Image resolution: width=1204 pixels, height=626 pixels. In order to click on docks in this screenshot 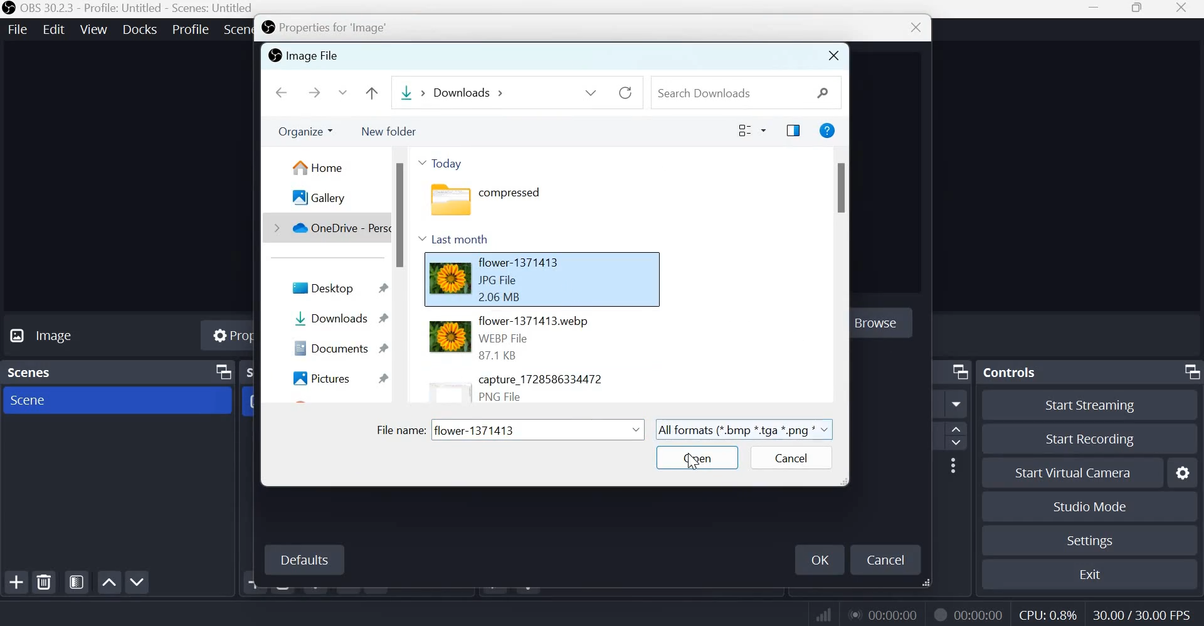, I will do `click(142, 28)`.